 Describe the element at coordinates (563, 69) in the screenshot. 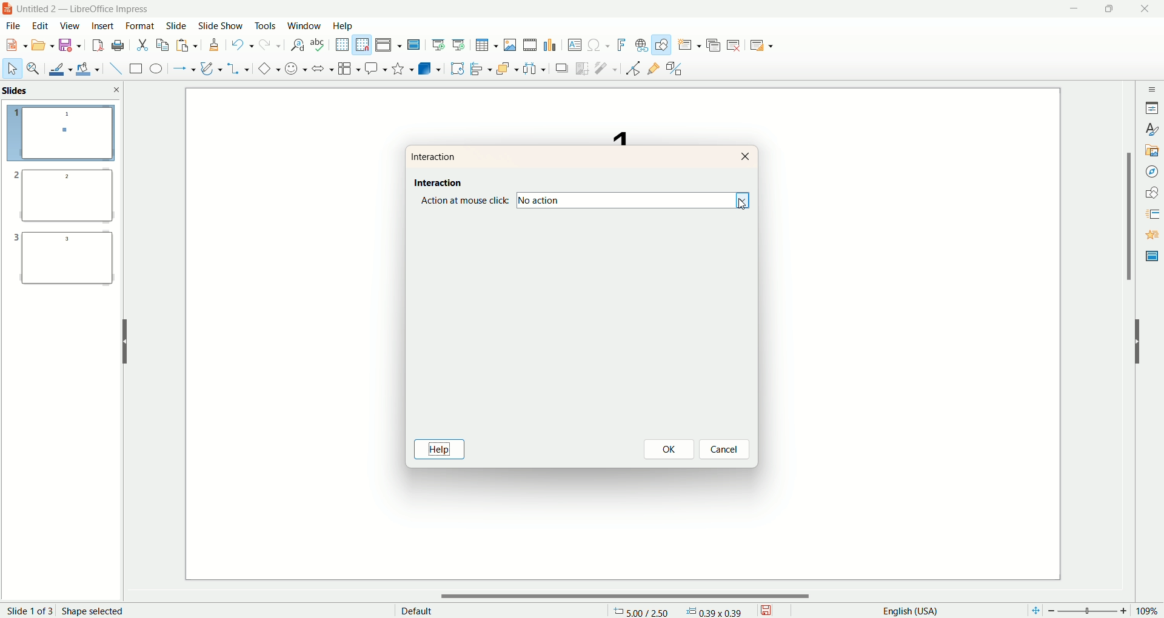

I see `shadow` at that location.